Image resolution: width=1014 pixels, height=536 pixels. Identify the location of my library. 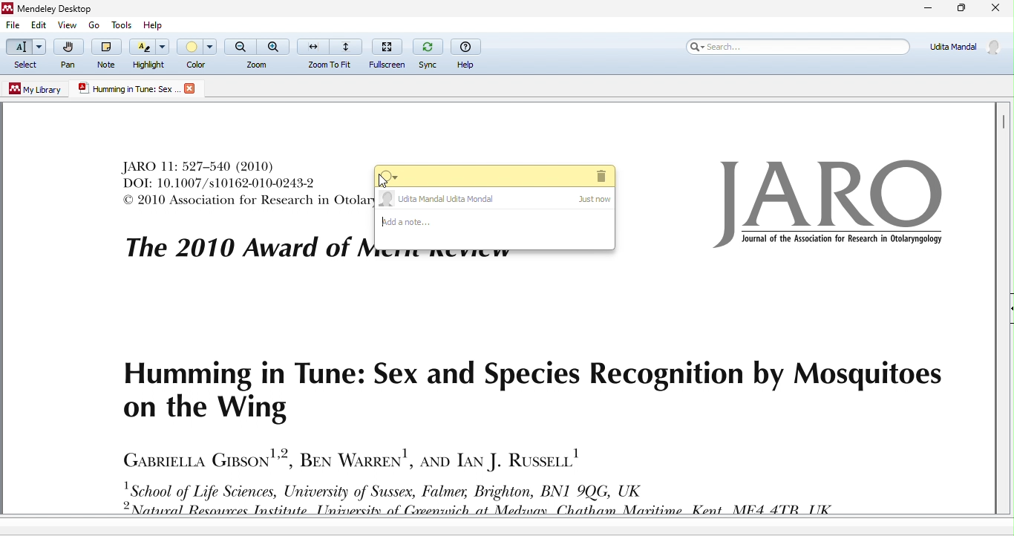
(33, 91).